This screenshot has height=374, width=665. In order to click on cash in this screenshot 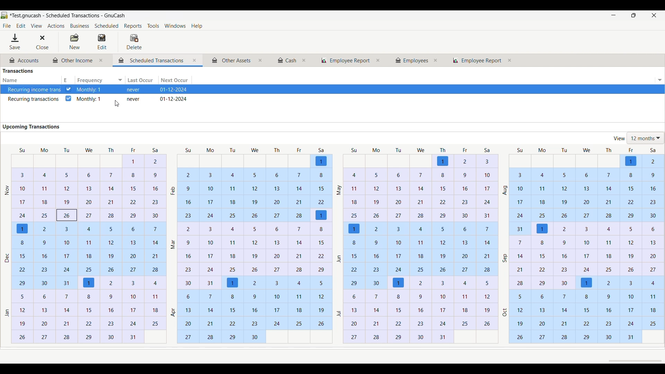, I will do `click(285, 61)`.